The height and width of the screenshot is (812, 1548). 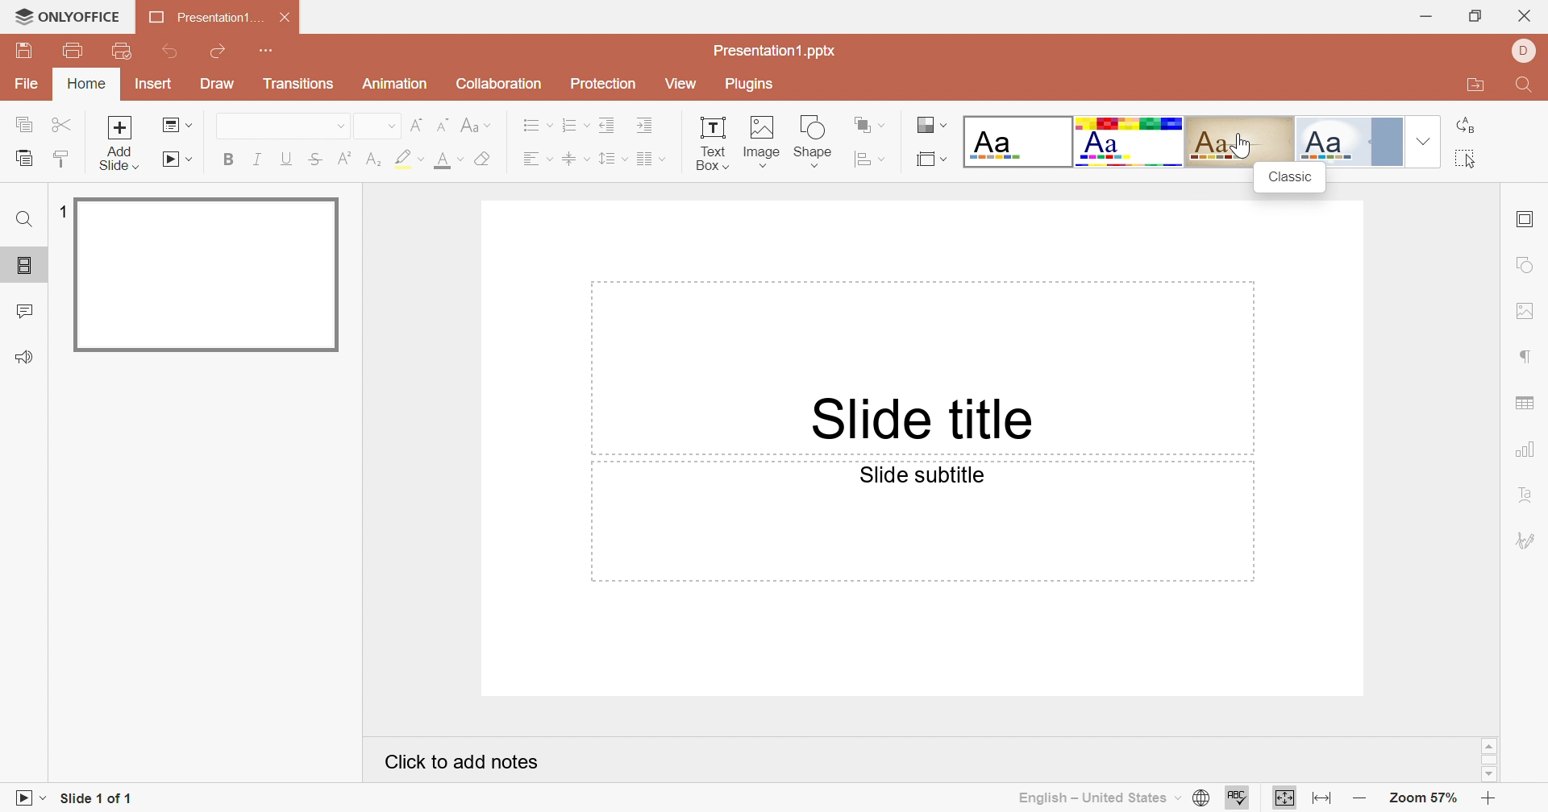 What do you see at coordinates (415, 126) in the screenshot?
I see `Increment font size` at bounding box center [415, 126].